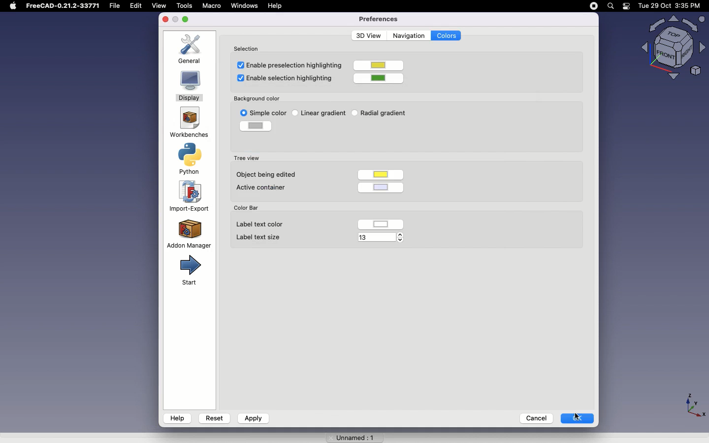 The height and width of the screenshot is (443, 709). What do you see at coordinates (64, 7) in the screenshot?
I see `FreeCAD-0.21.2-33Y71` at bounding box center [64, 7].